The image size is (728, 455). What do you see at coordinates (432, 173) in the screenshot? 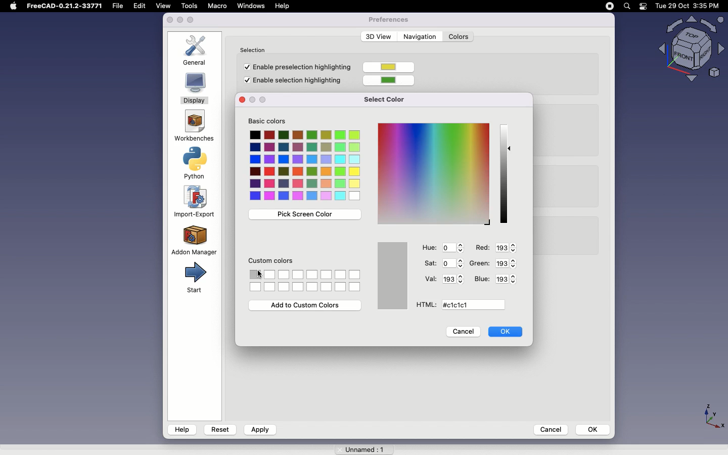
I see `Color selection` at bounding box center [432, 173].